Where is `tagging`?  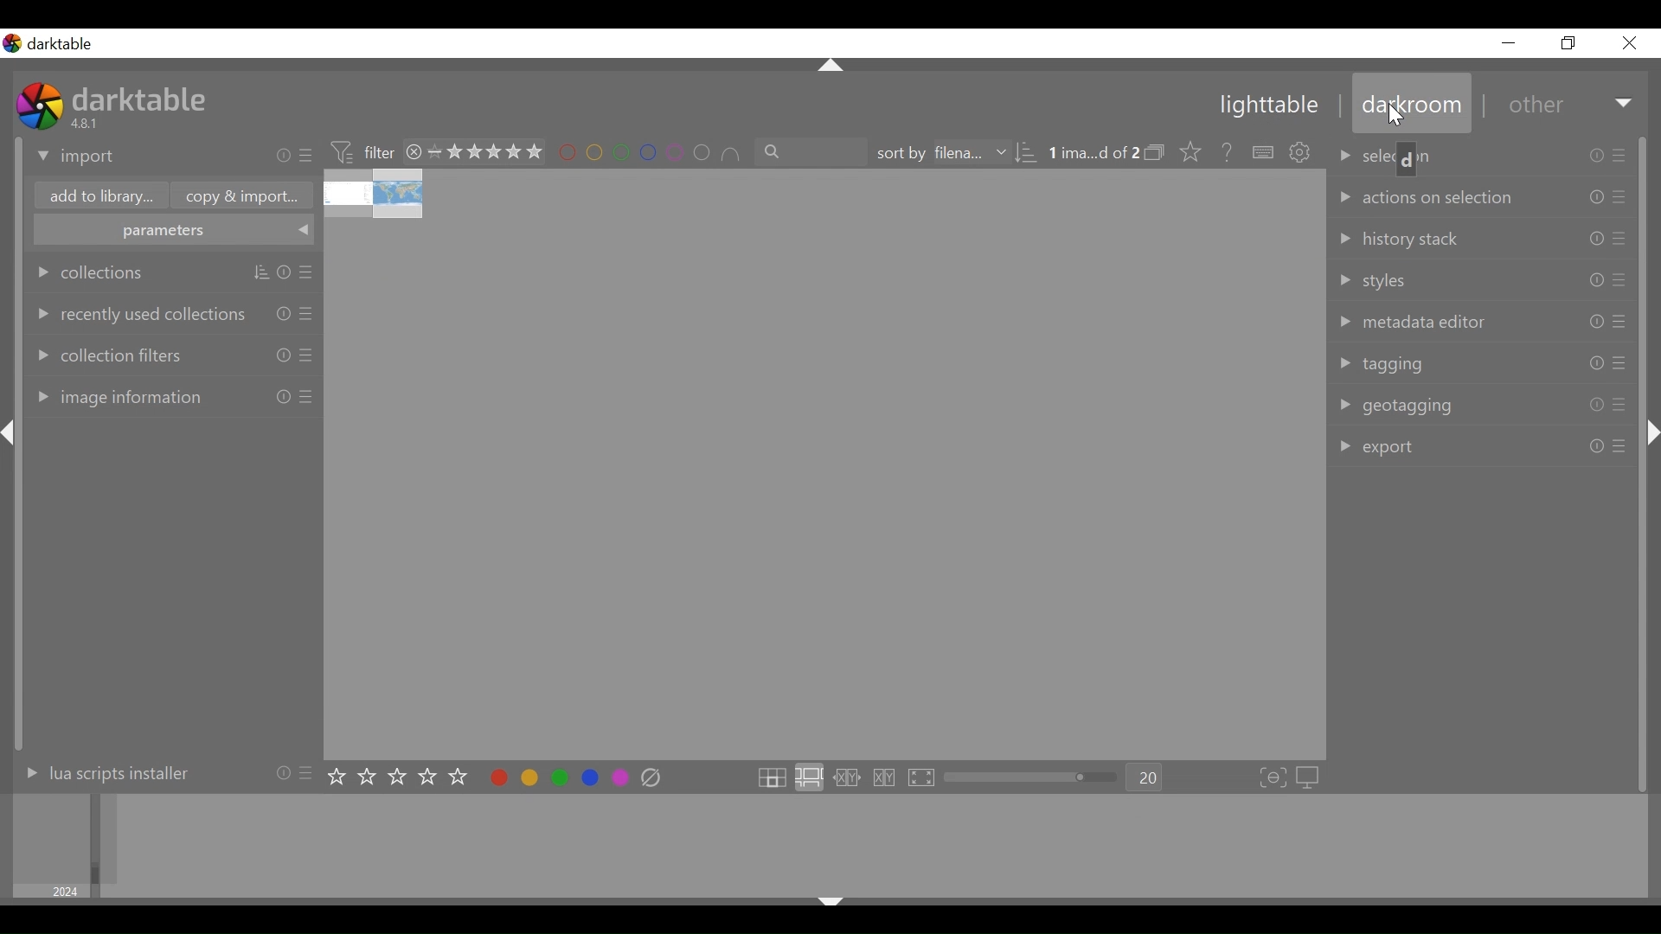 tagging is located at coordinates (1433, 365).